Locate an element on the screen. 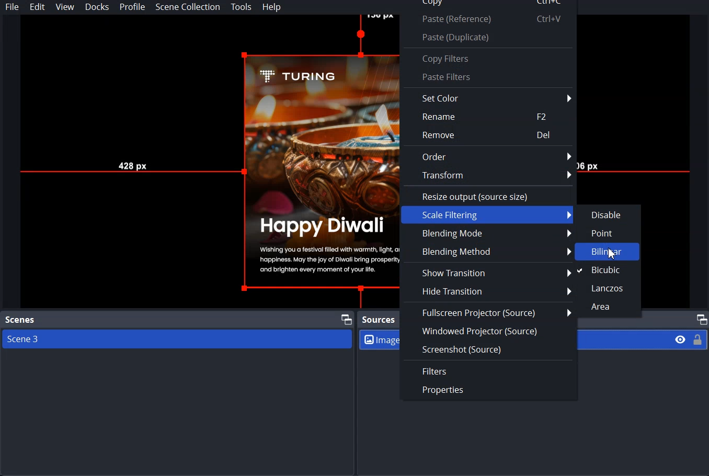 The image size is (709, 476). Properties is located at coordinates (488, 391).